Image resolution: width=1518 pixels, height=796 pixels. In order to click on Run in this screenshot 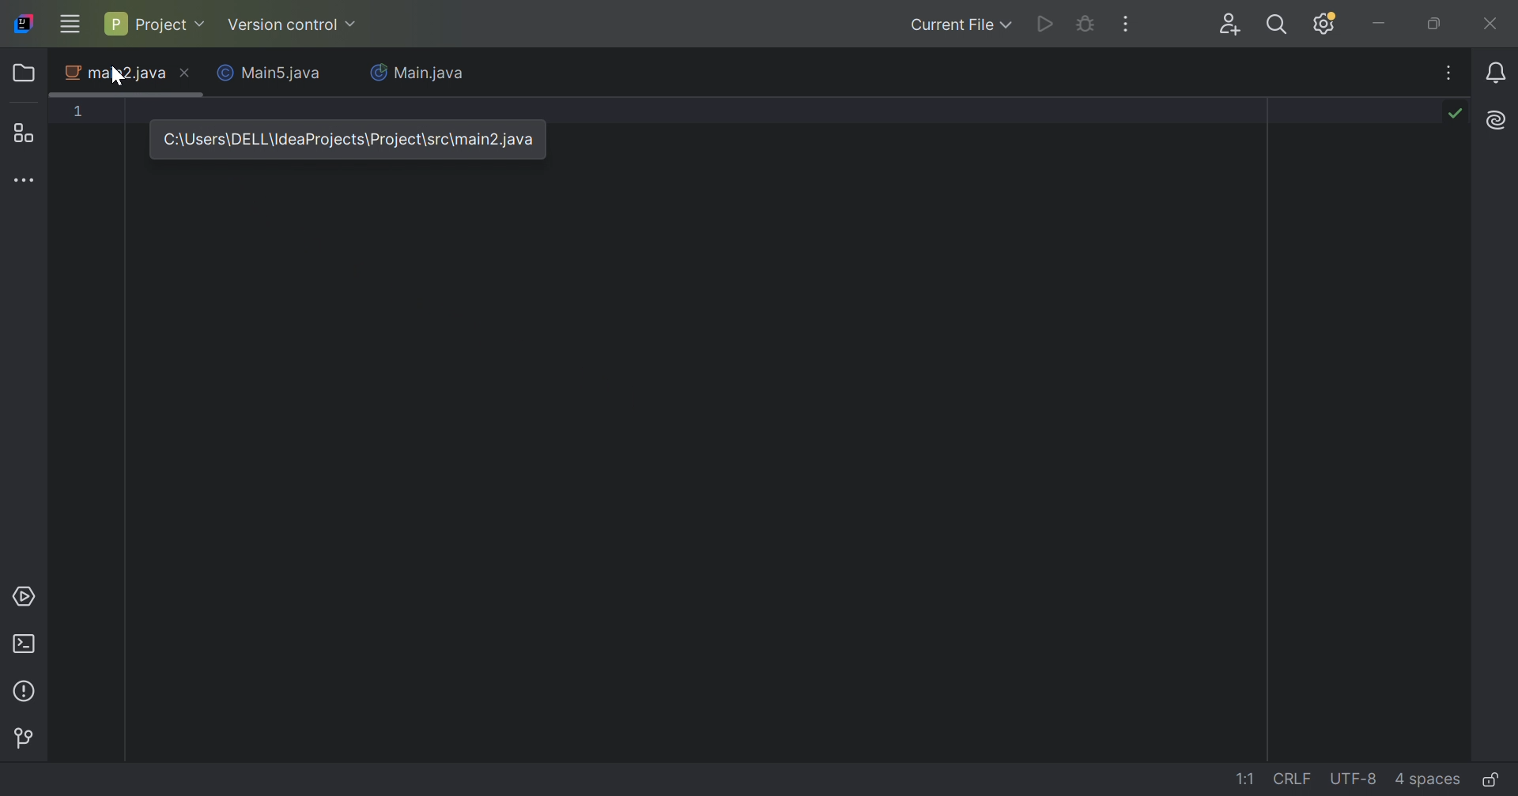, I will do `click(1046, 24)`.